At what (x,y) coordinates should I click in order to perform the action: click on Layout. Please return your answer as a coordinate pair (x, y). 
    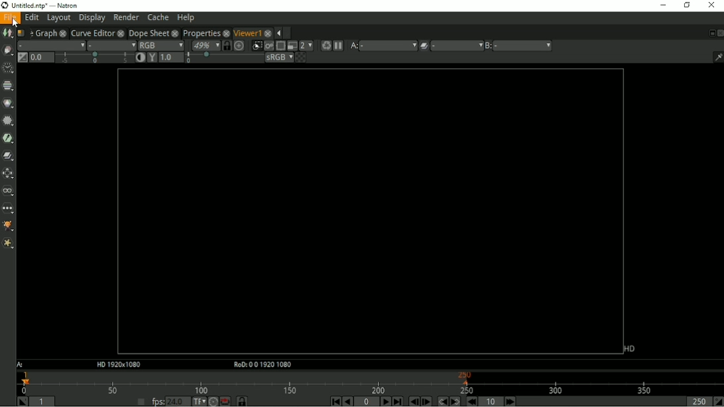
    Looking at the image, I should click on (58, 18).